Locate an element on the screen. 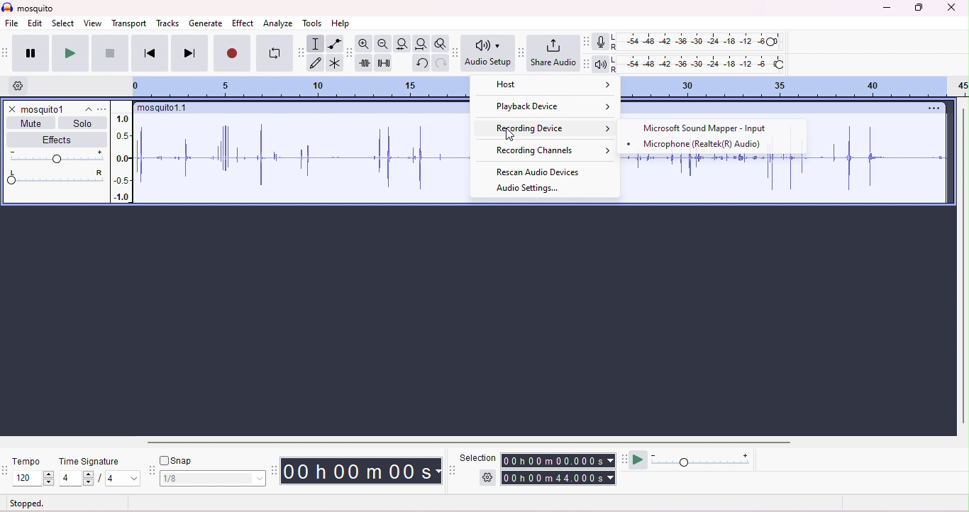  pause is located at coordinates (30, 53).